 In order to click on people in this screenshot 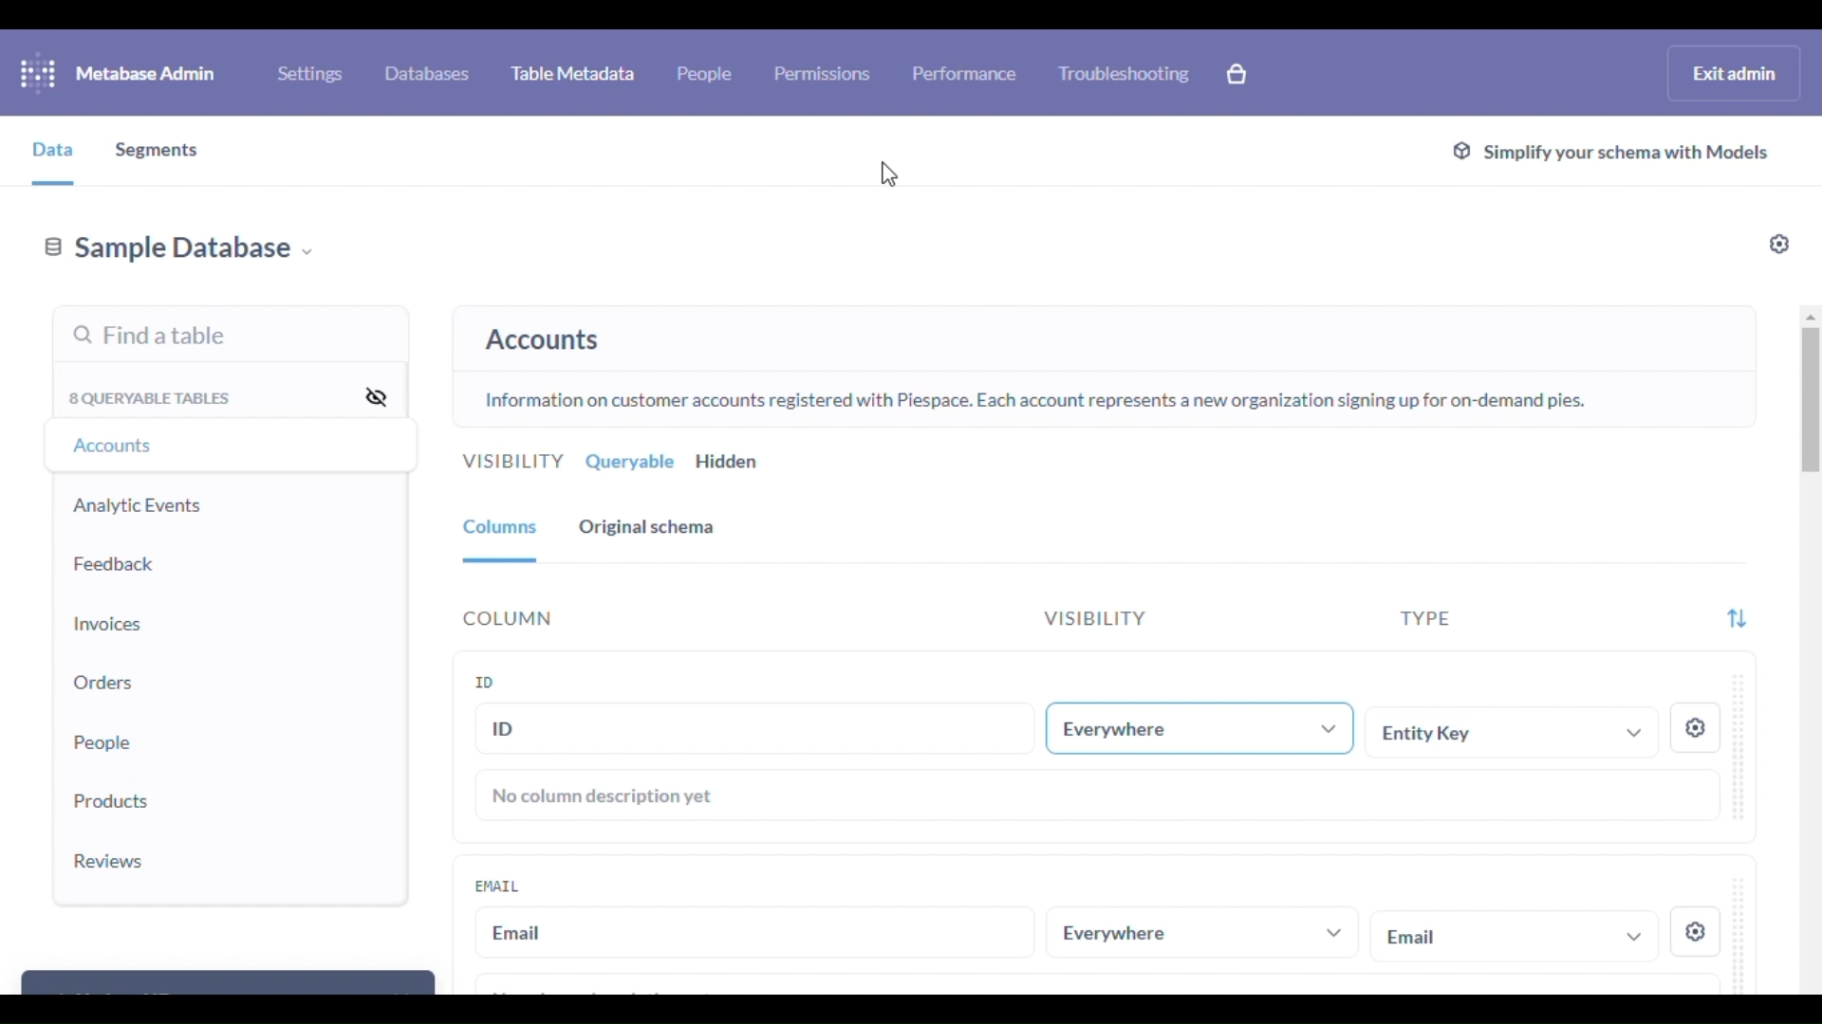, I will do `click(104, 741)`.